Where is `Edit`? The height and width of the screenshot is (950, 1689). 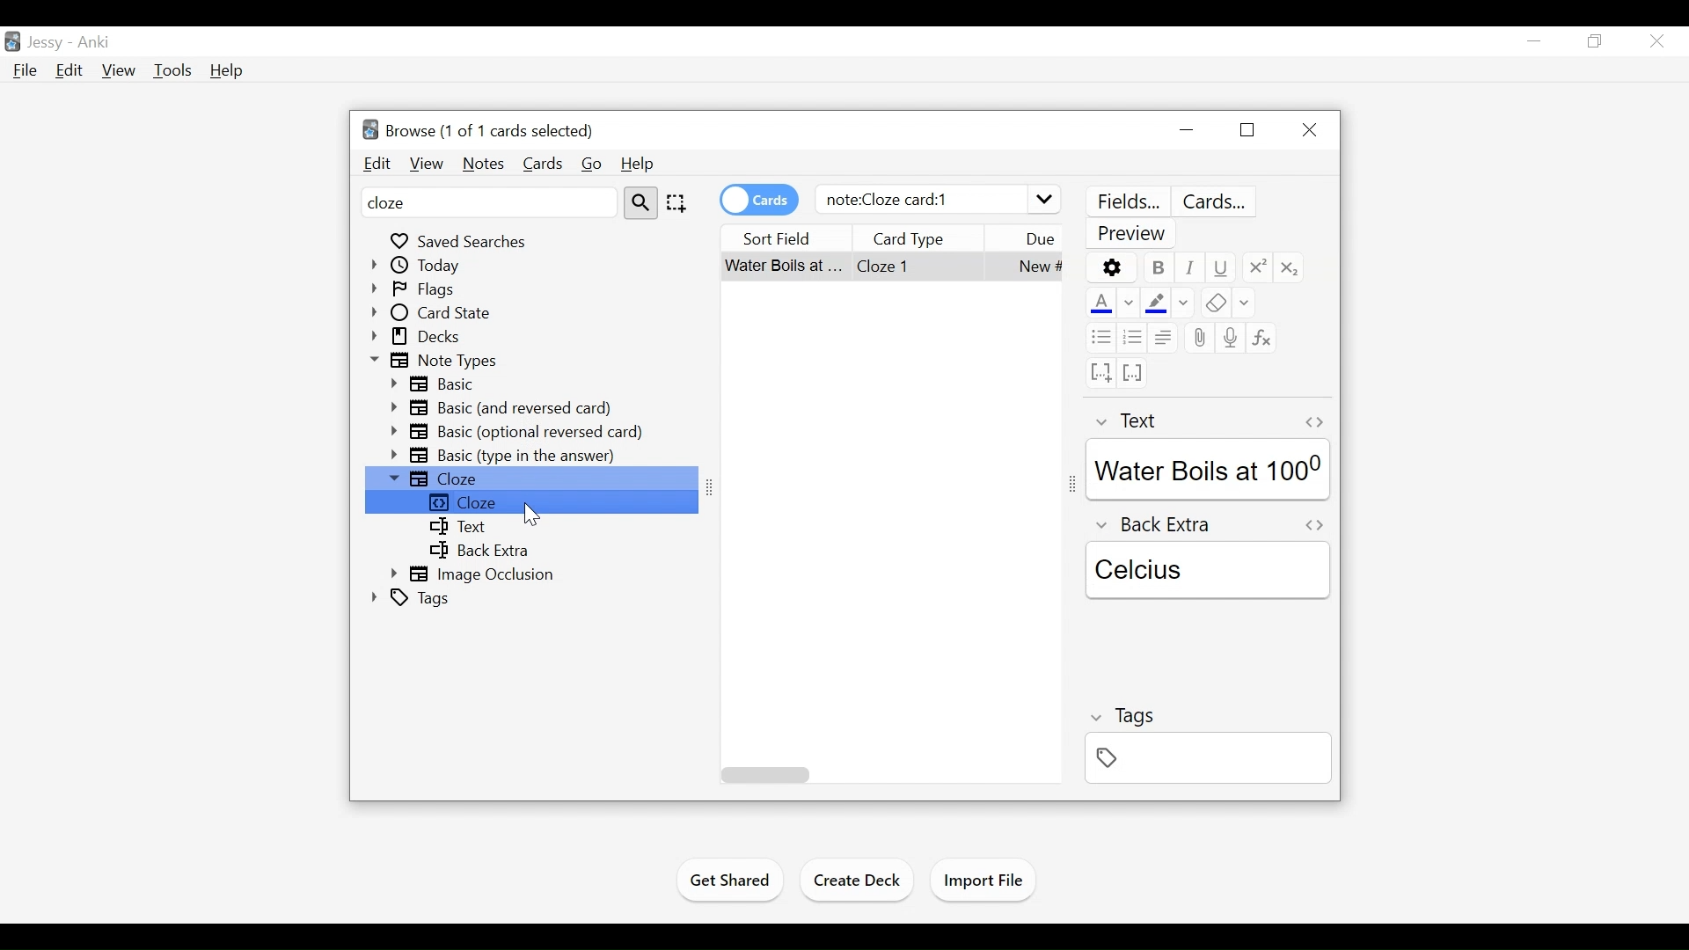
Edit is located at coordinates (377, 164).